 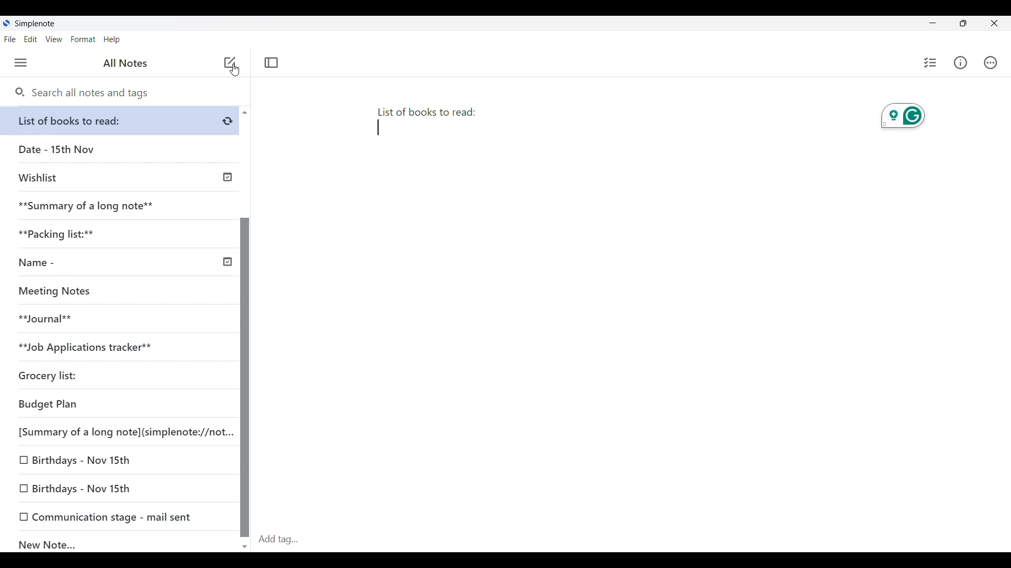 I want to click on Meeting Notes, so click(x=116, y=291).